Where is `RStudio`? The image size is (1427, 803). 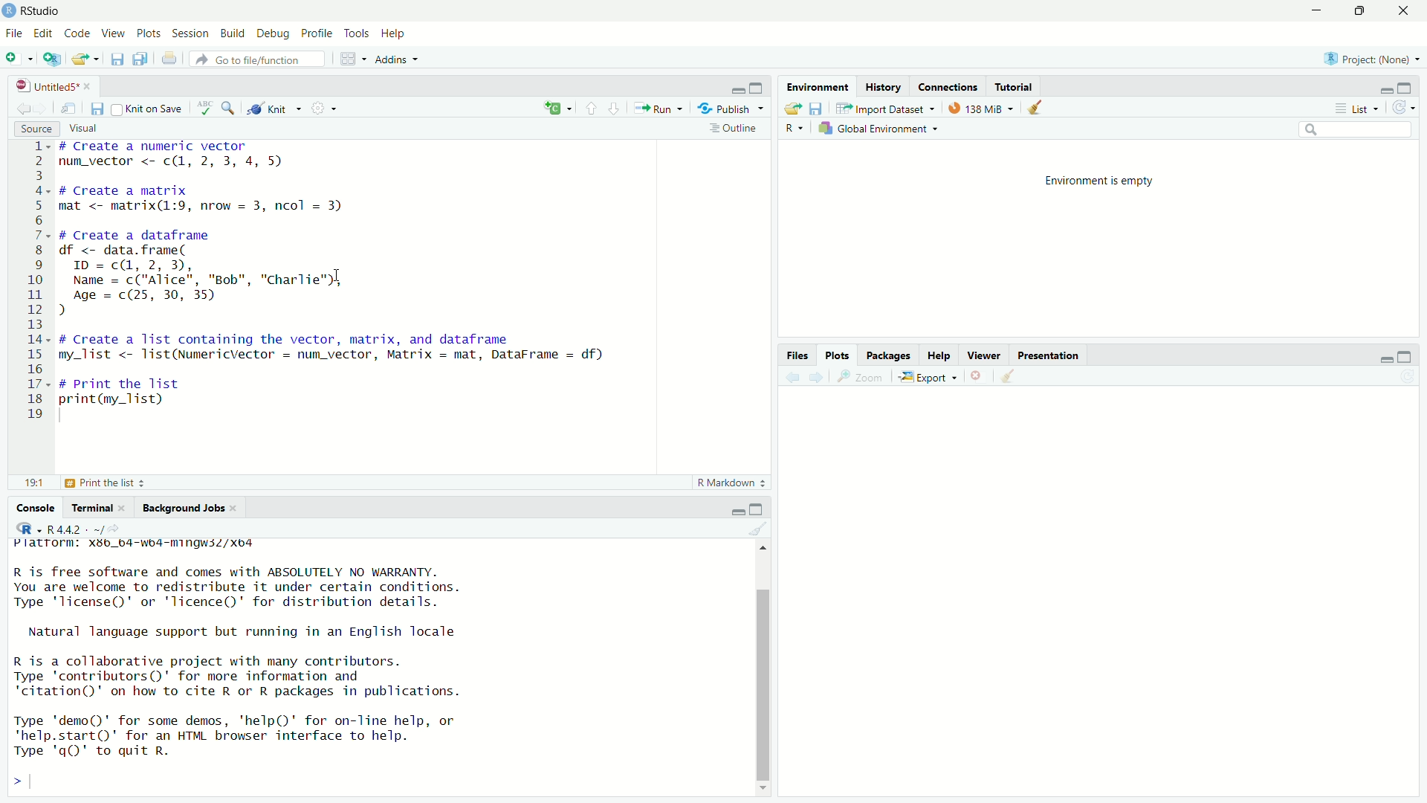 RStudio is located at coordinates (42, 10).